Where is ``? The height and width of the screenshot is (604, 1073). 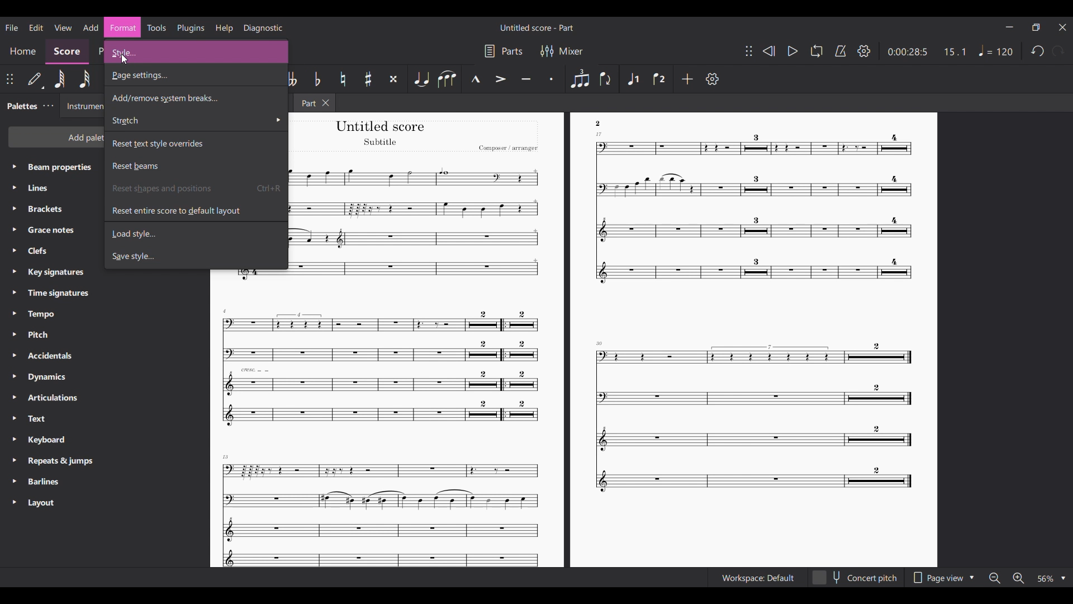  is located at coordinates (381, 509).